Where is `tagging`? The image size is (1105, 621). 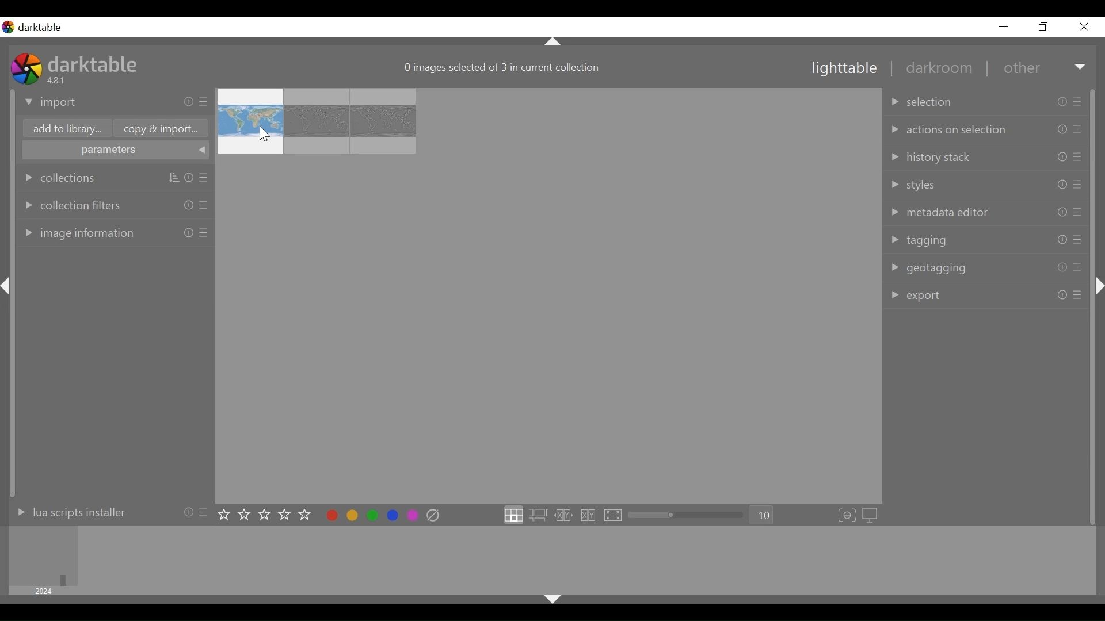 tagging is located at coordinates (985, 240).